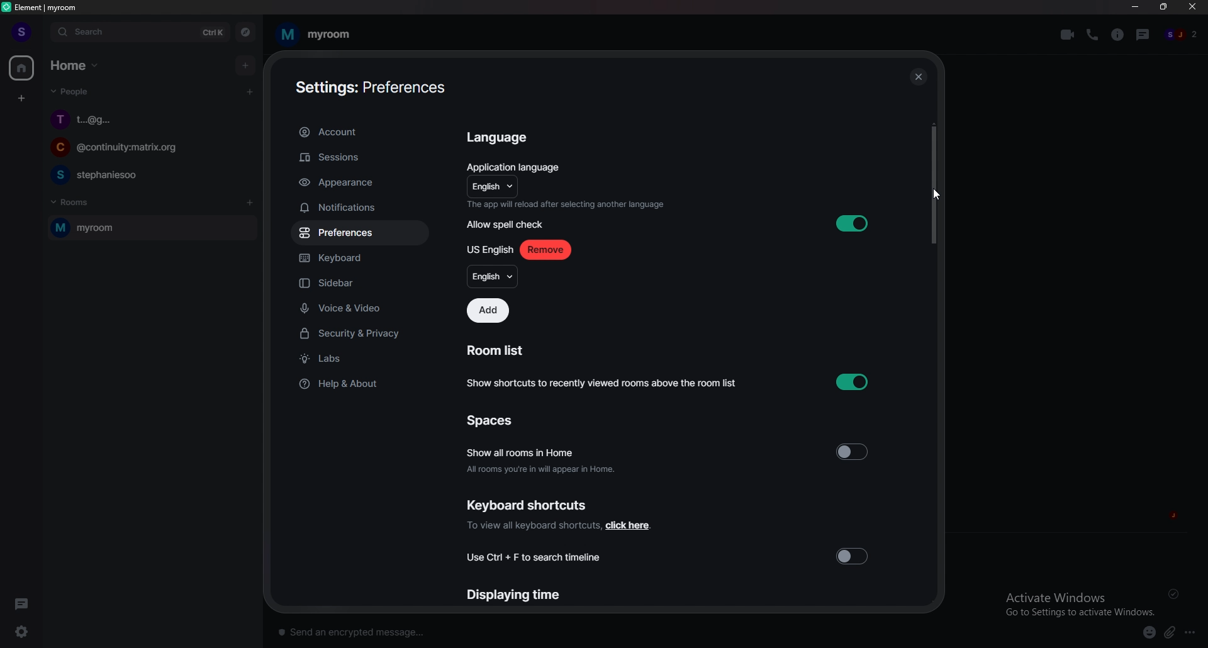 This screenshot has height=648, width=1208. I want to click on toggle, so click(853, 452).